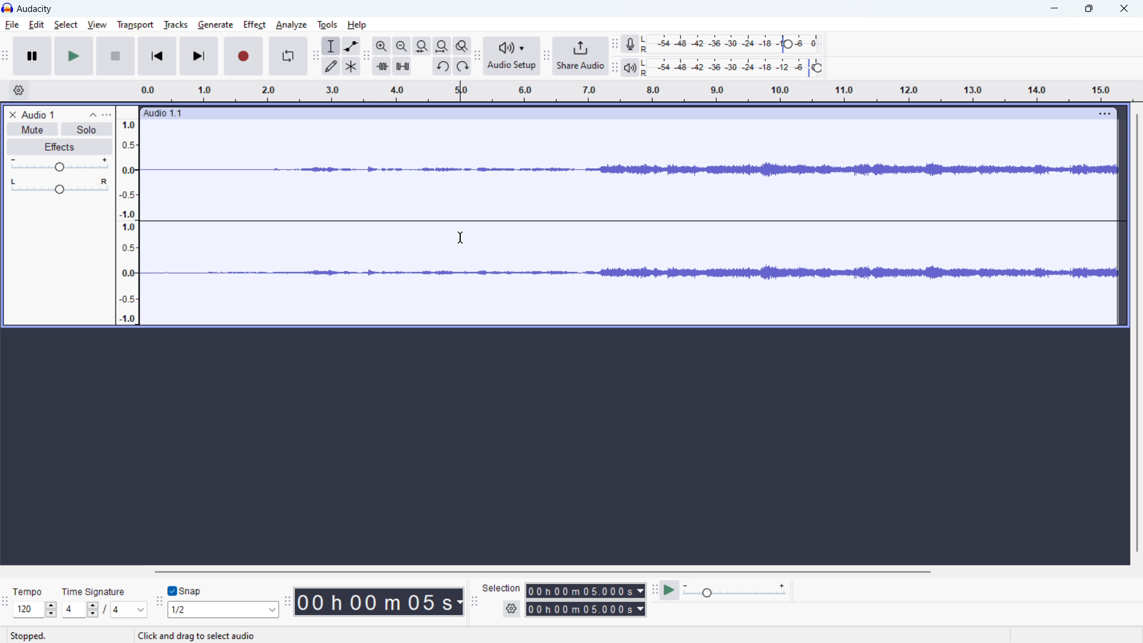 This screenshot has width=1143, height=643. I want to click on zoom out, so click(382, 46).